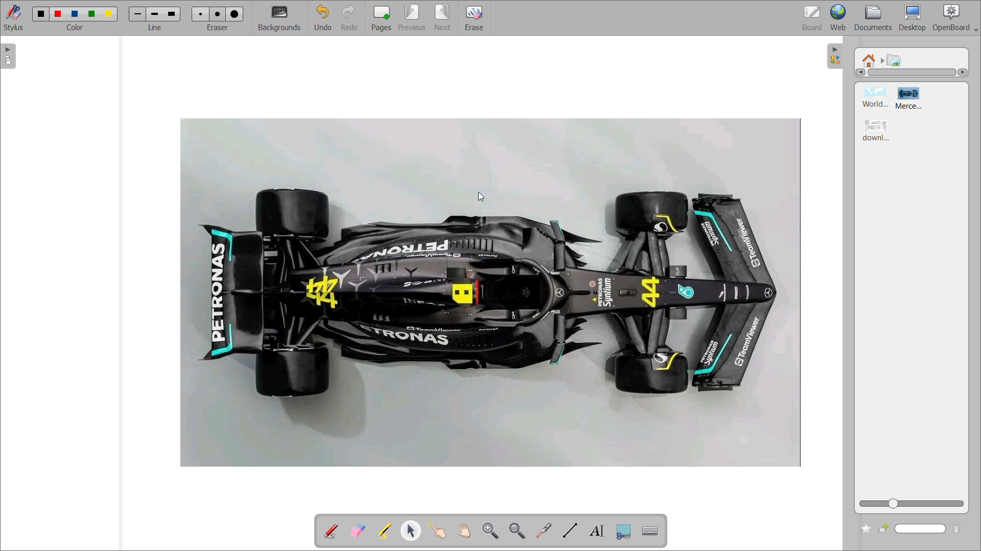 The width and height of the screenshot is (981, 551). What do you see at coordinates (58, 14) in the screenshot?
I see `color 2` at bounding box center [58, 14].